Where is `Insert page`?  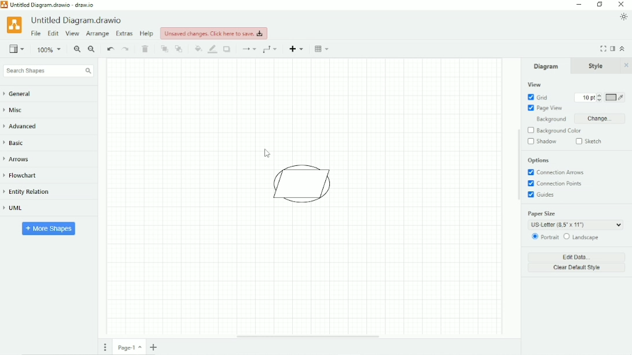 Insert page is located at coordinates (155, 347).